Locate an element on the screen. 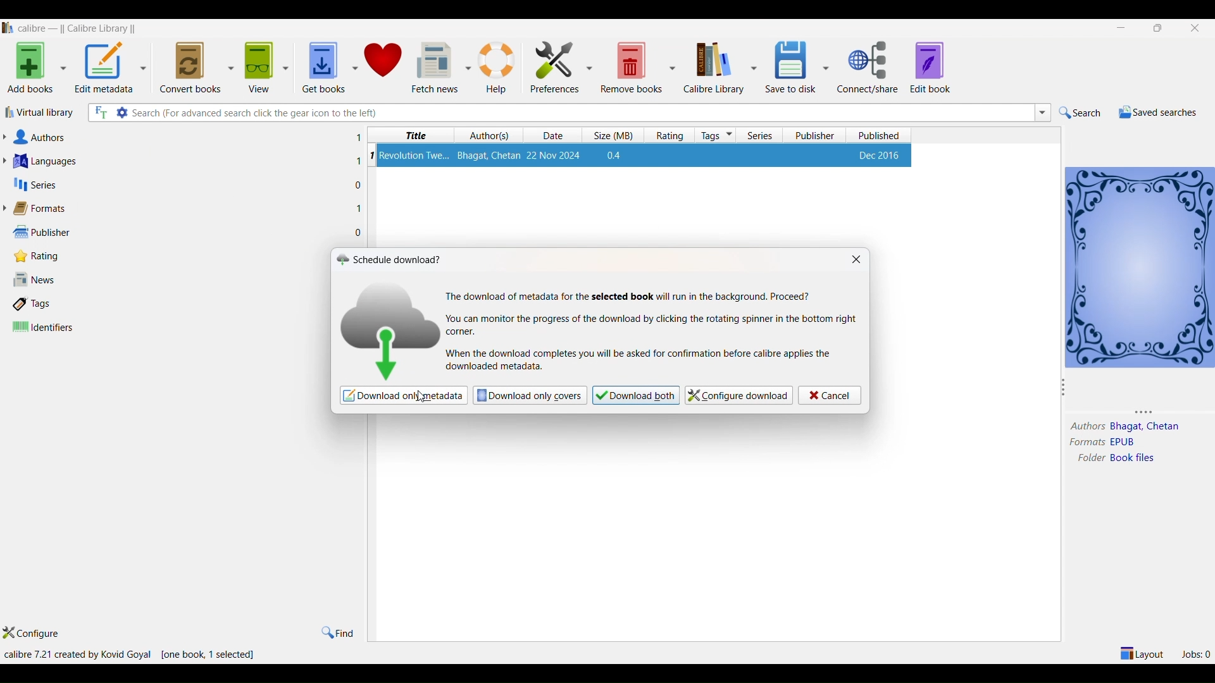 The width and height of the screenshot is (1215, 683). authors is located at coordinates (490, 135).